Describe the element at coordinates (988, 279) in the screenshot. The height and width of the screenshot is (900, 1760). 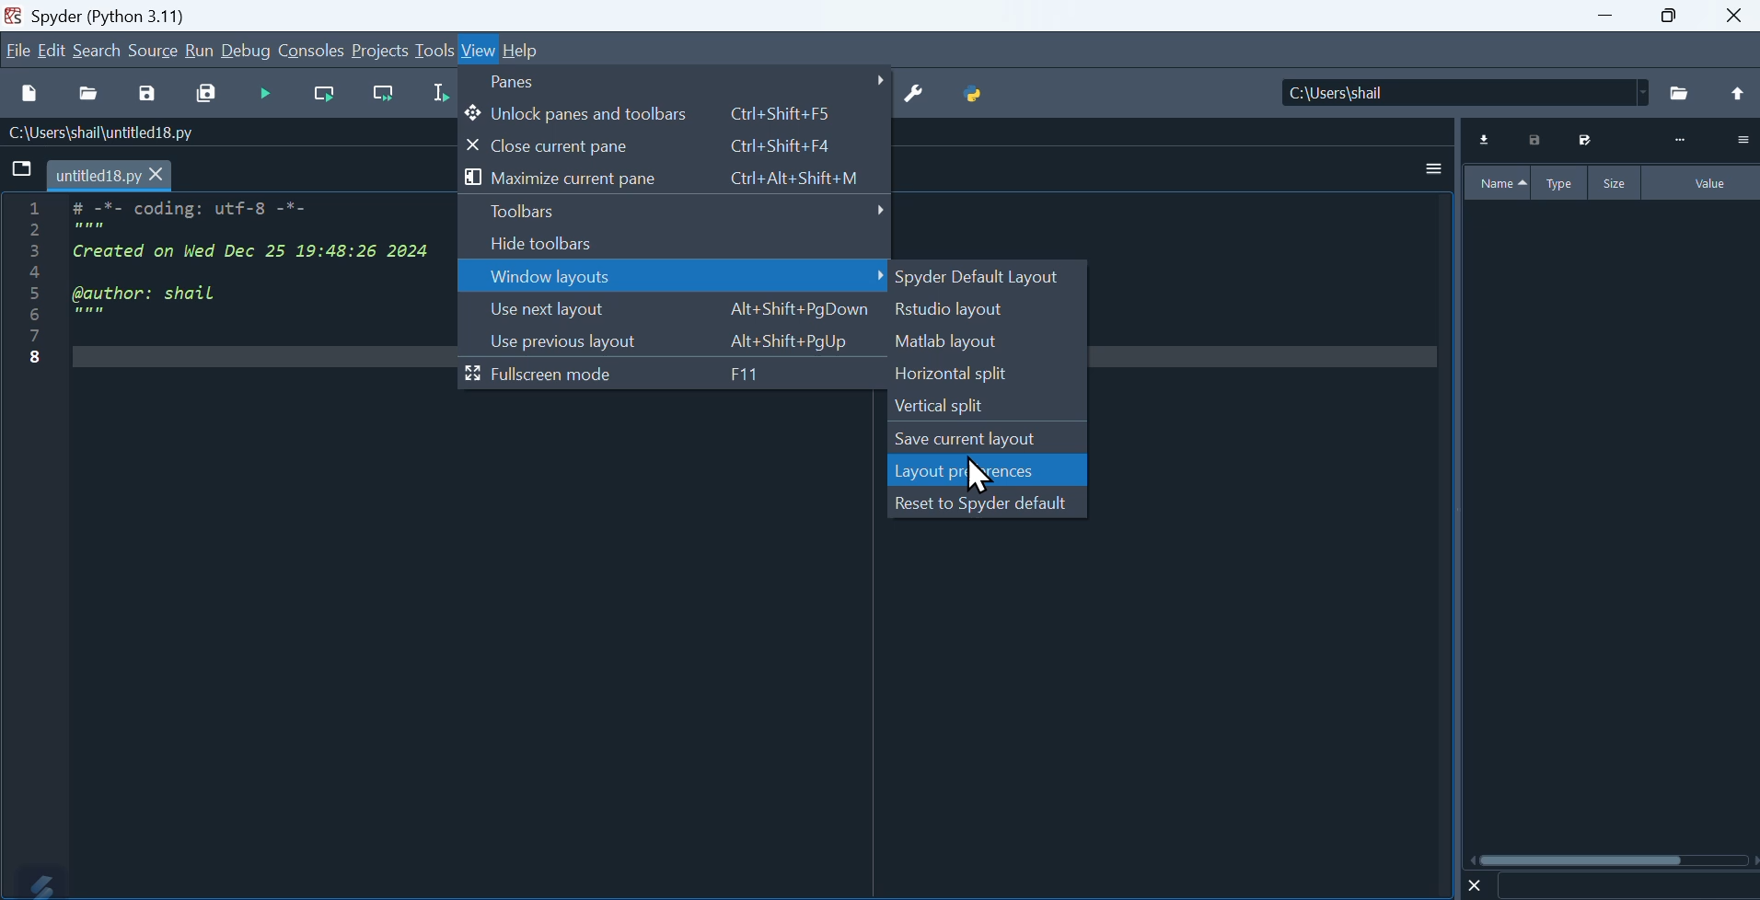
I see `Spyder default layout` at that location.